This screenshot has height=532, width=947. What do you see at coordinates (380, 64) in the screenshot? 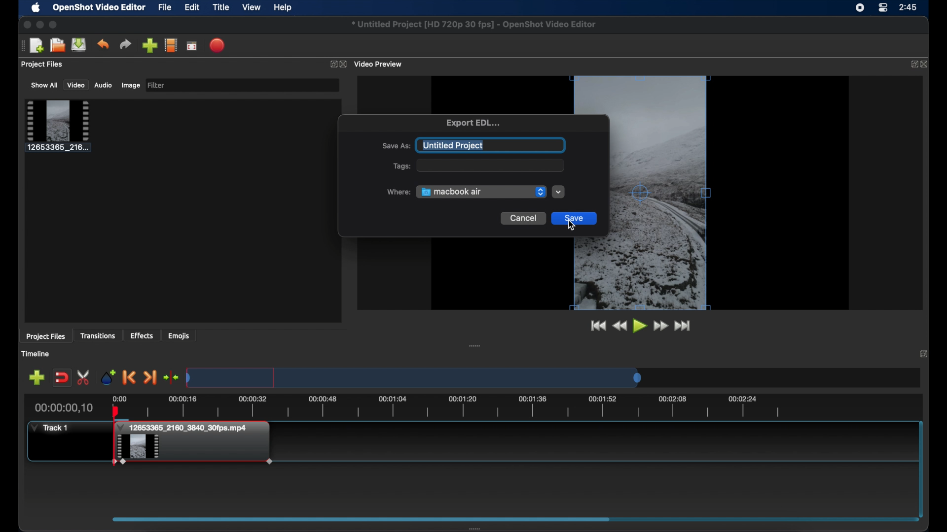
I see `video preview` at bounding box center [380, 64].